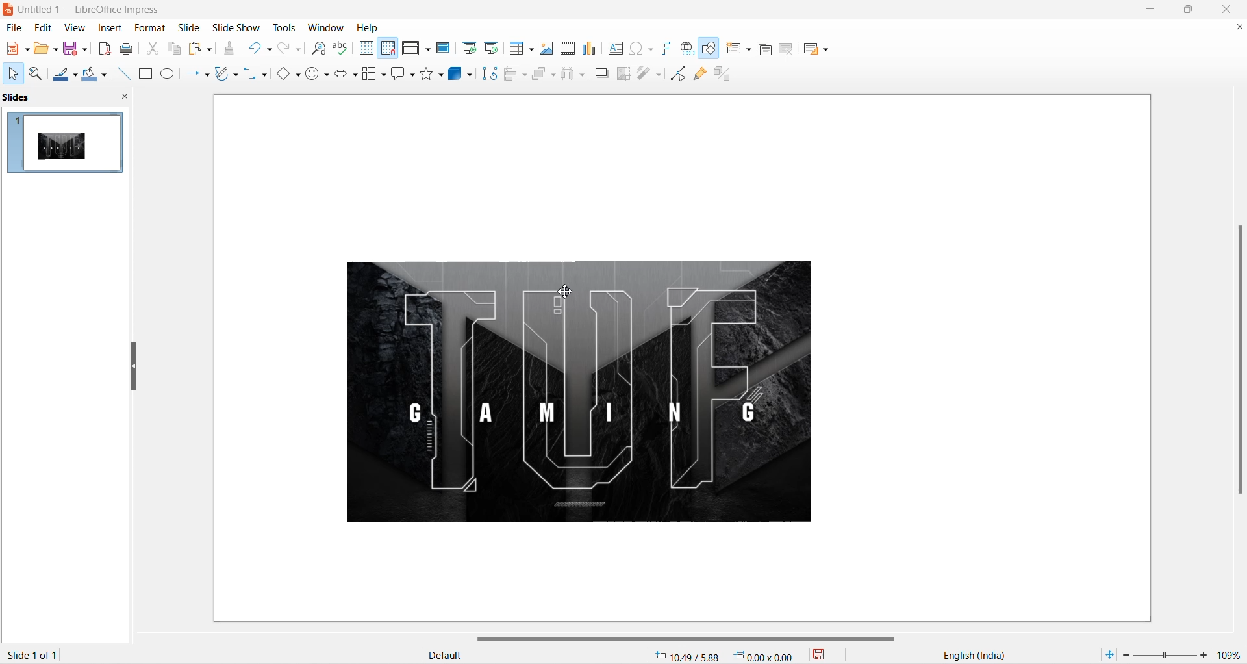  I want to click on insert audio and video, so click(566, 48).